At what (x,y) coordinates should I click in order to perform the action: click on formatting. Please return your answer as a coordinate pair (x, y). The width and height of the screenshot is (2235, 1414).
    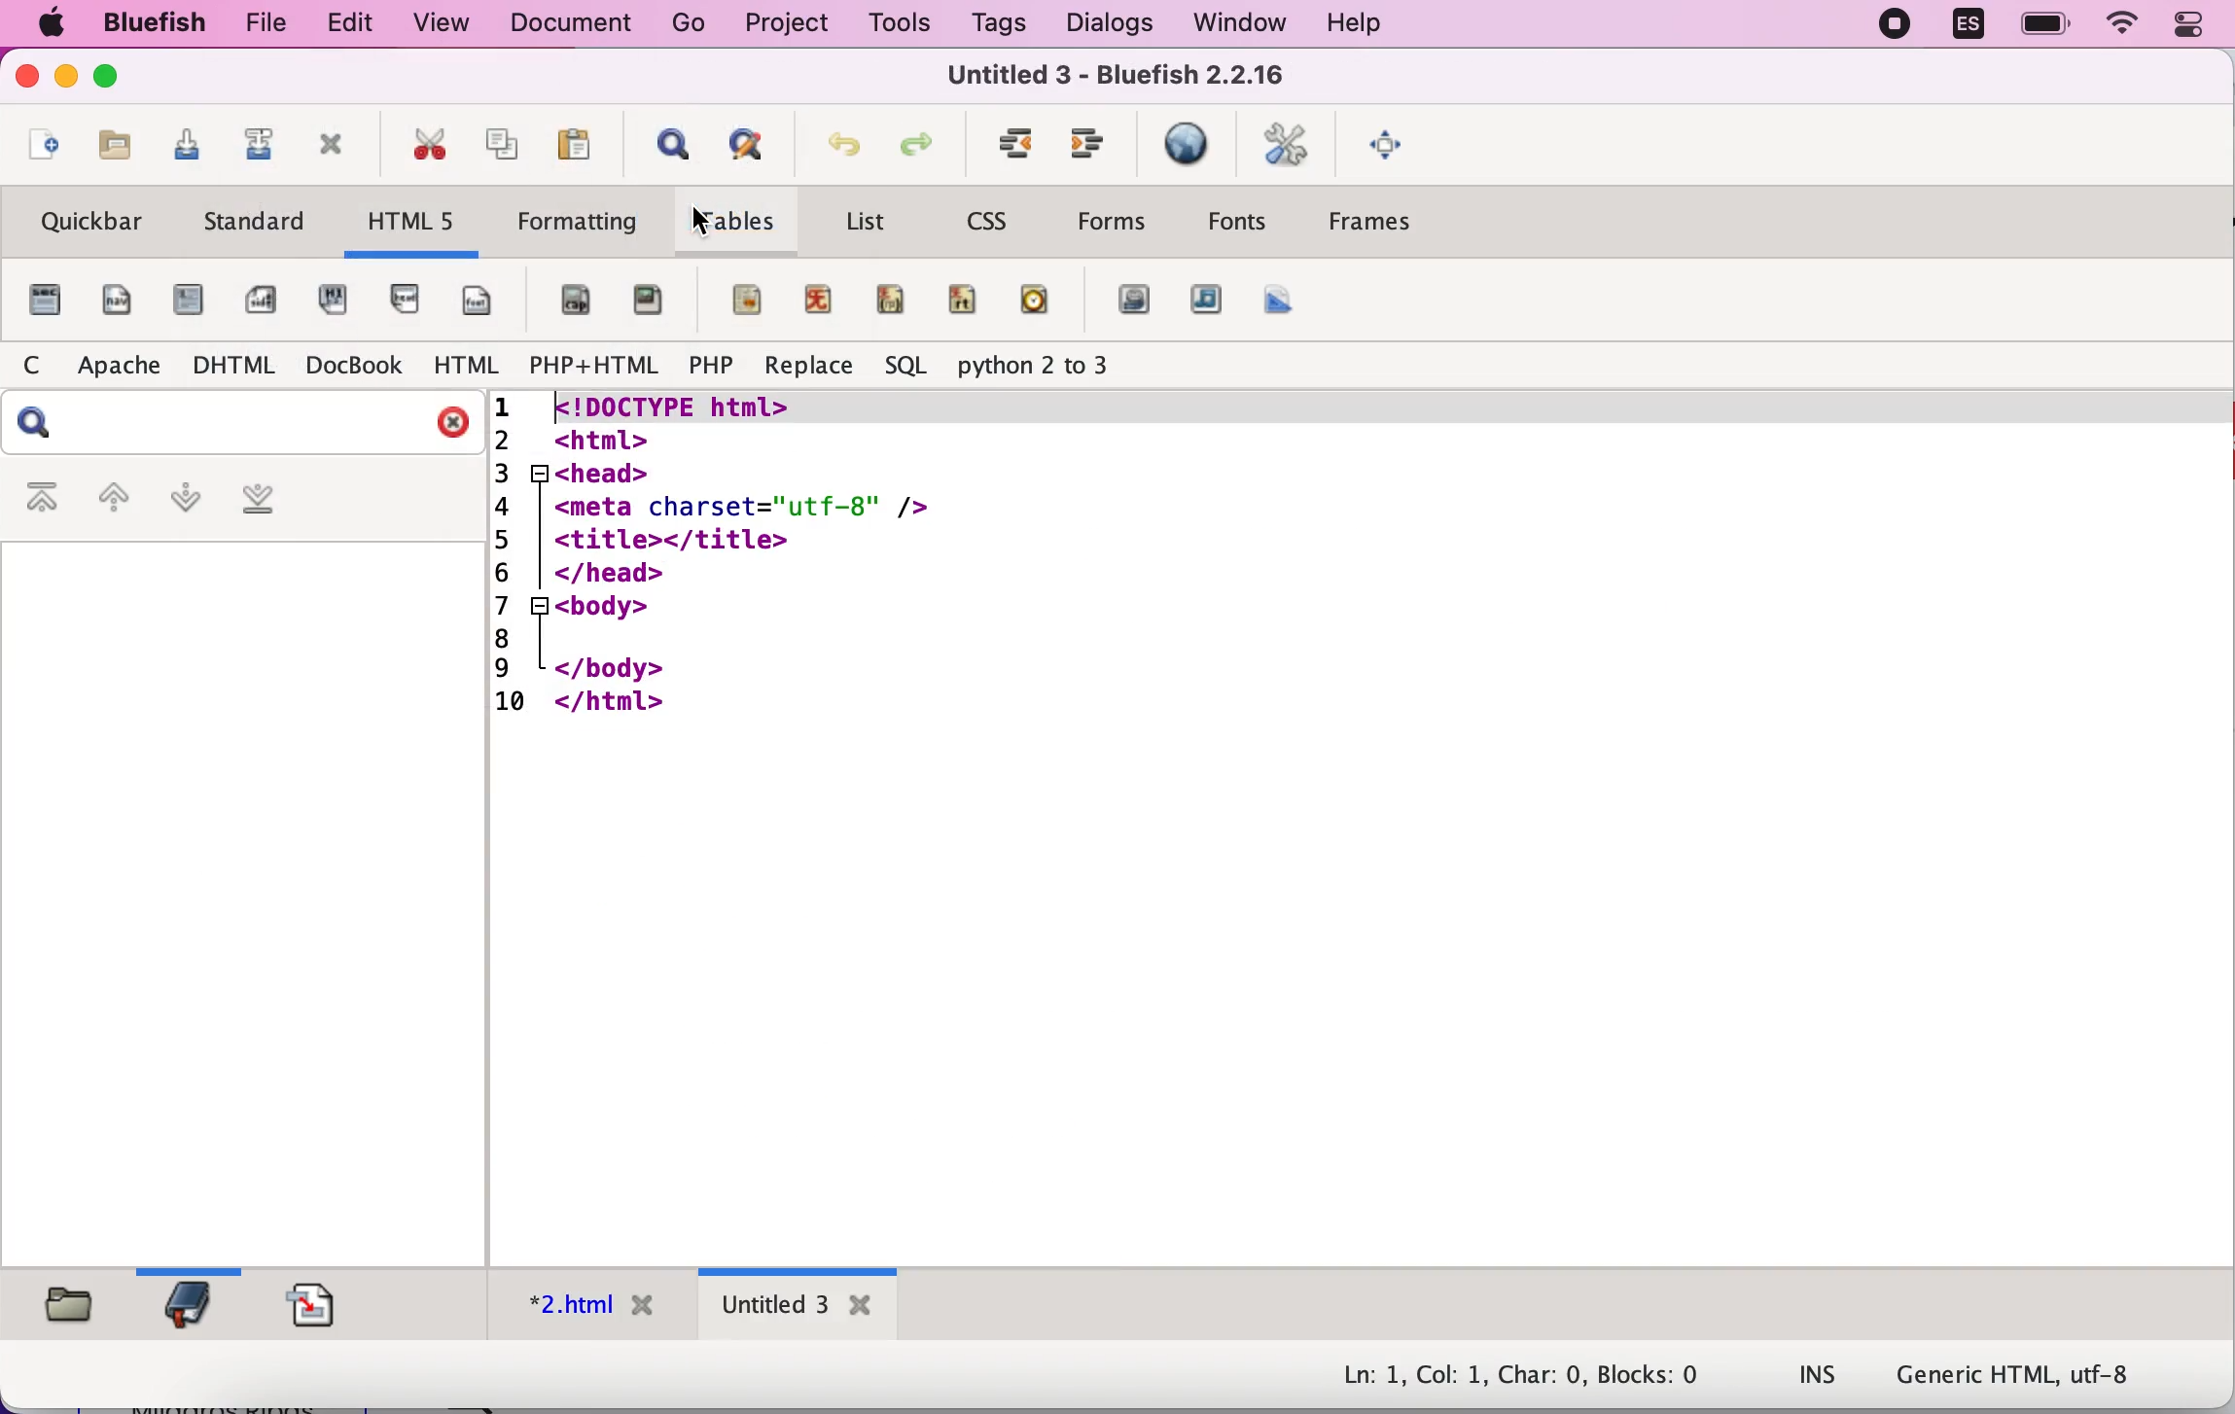
    Looking at the image, I should click on (579, 227).